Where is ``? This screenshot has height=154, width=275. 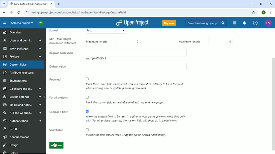
 is located at coordinates (135, 67).